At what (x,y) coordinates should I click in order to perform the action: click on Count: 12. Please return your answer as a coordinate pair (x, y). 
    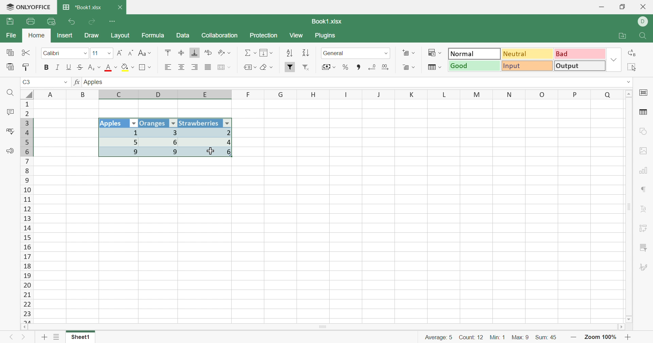
    Looking at the image, I should click on (470, 337).